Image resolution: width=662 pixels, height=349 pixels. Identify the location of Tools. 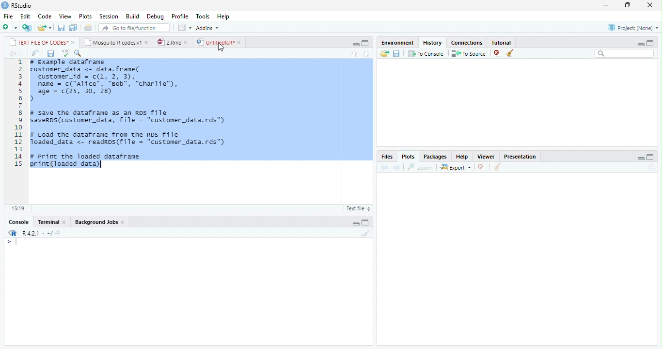
(203, 16).